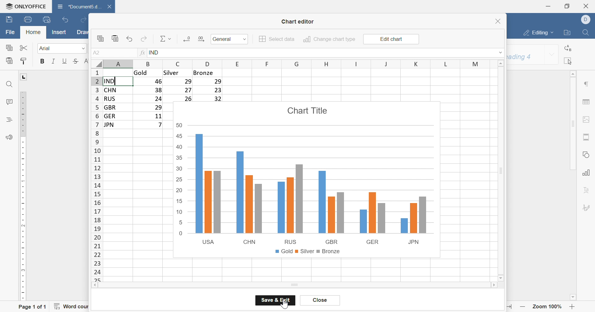 The height and width of the screenshot is (312, 595). I want to click on underline, so click(64, 61).